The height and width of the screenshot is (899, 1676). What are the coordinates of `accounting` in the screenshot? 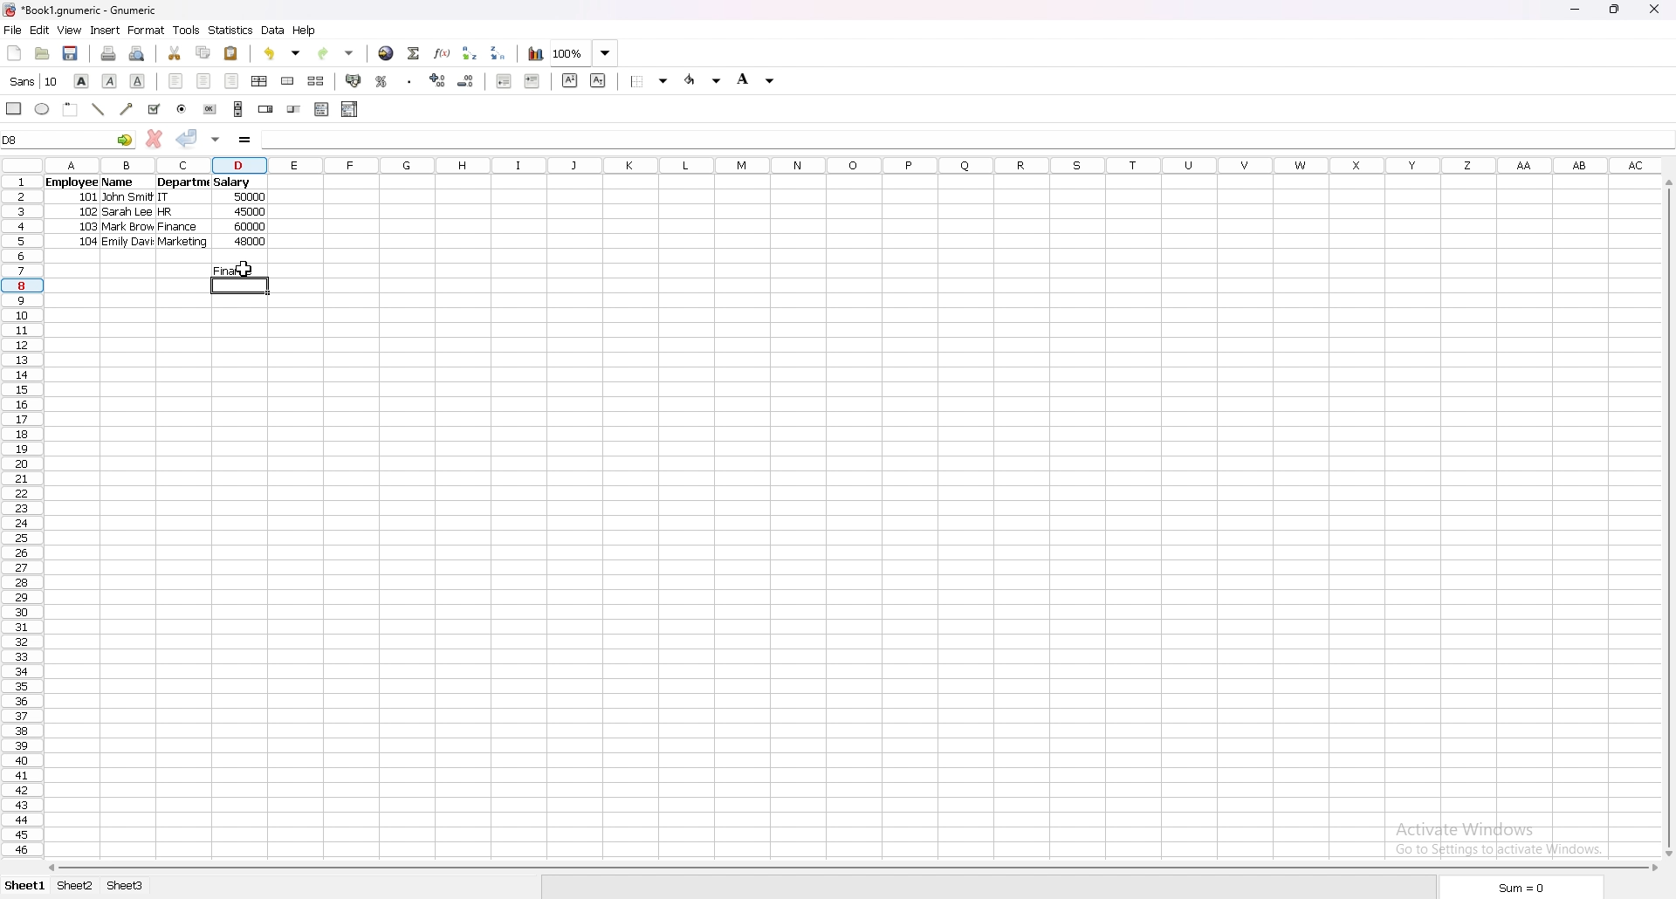 It's located at (354, 80).